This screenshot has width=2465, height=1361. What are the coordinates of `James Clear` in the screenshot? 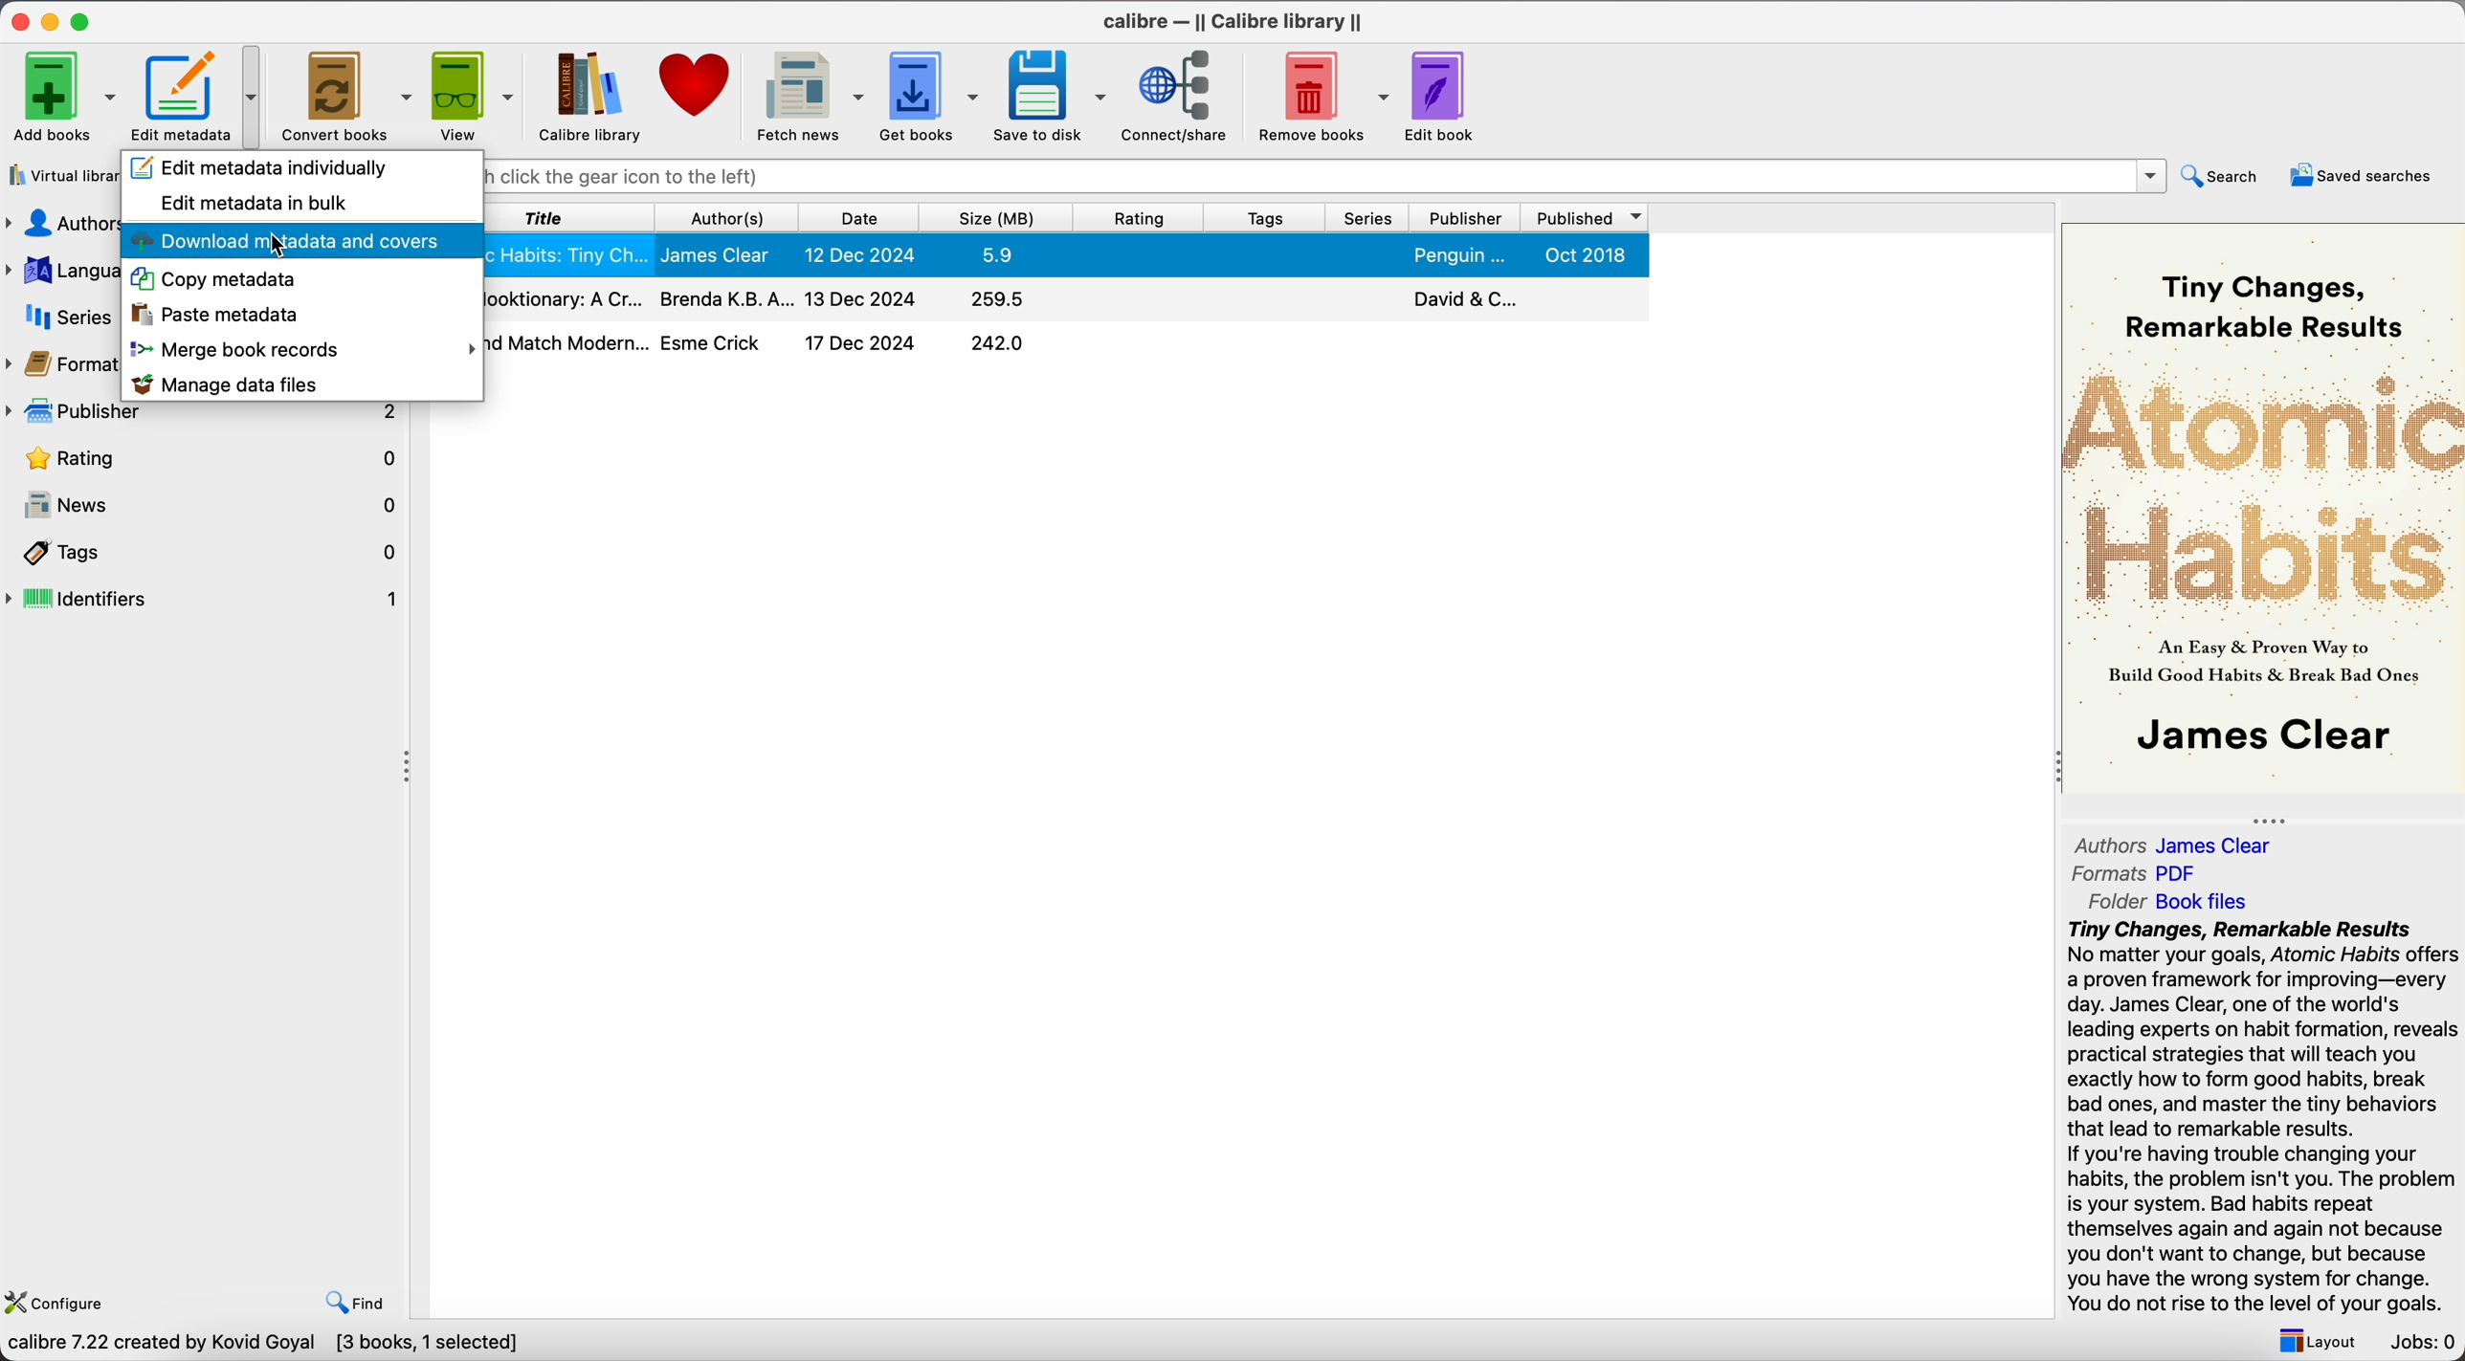 It's located at (722, 254).